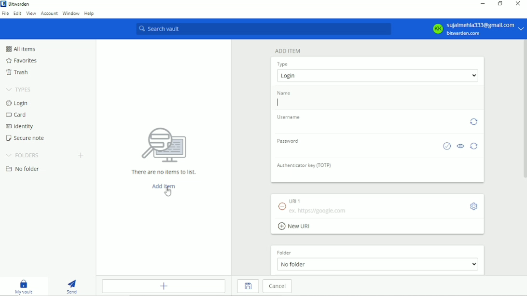  I want to click on Name, so click(284, 92).